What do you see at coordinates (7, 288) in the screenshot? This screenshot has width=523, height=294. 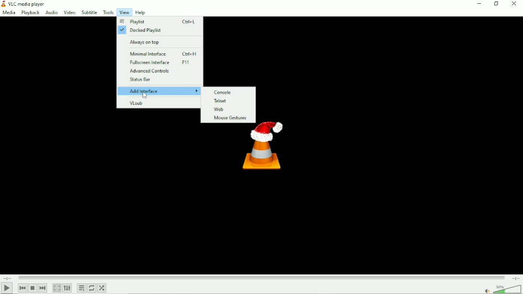 I see `Play` at bounding box center [7, 288].